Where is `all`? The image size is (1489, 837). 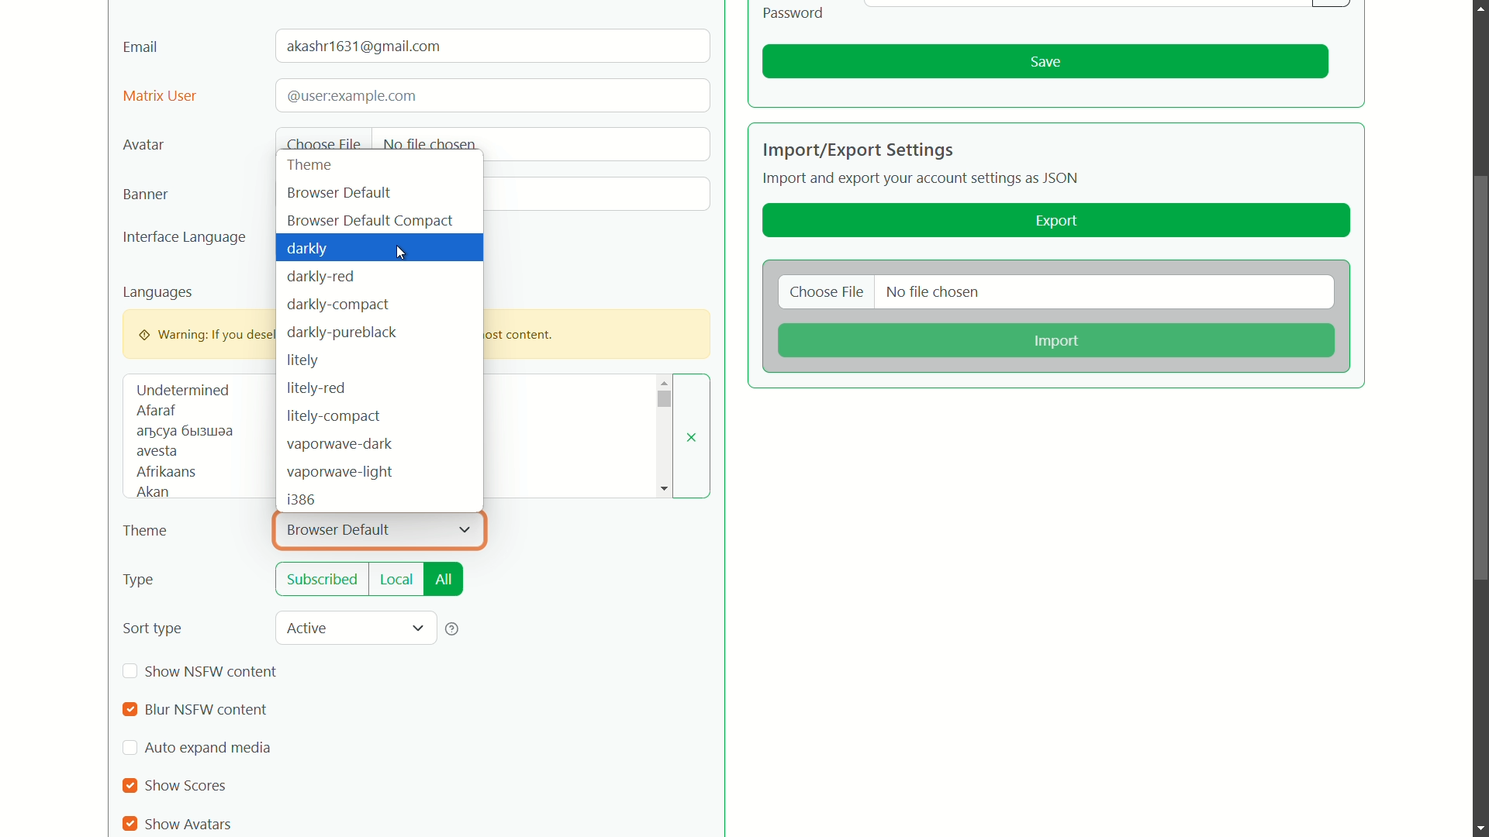
all is located at coordinates (444, 580).